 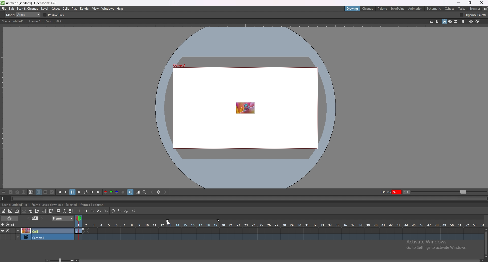 I want to click on camera, so click(x=37, y=237).